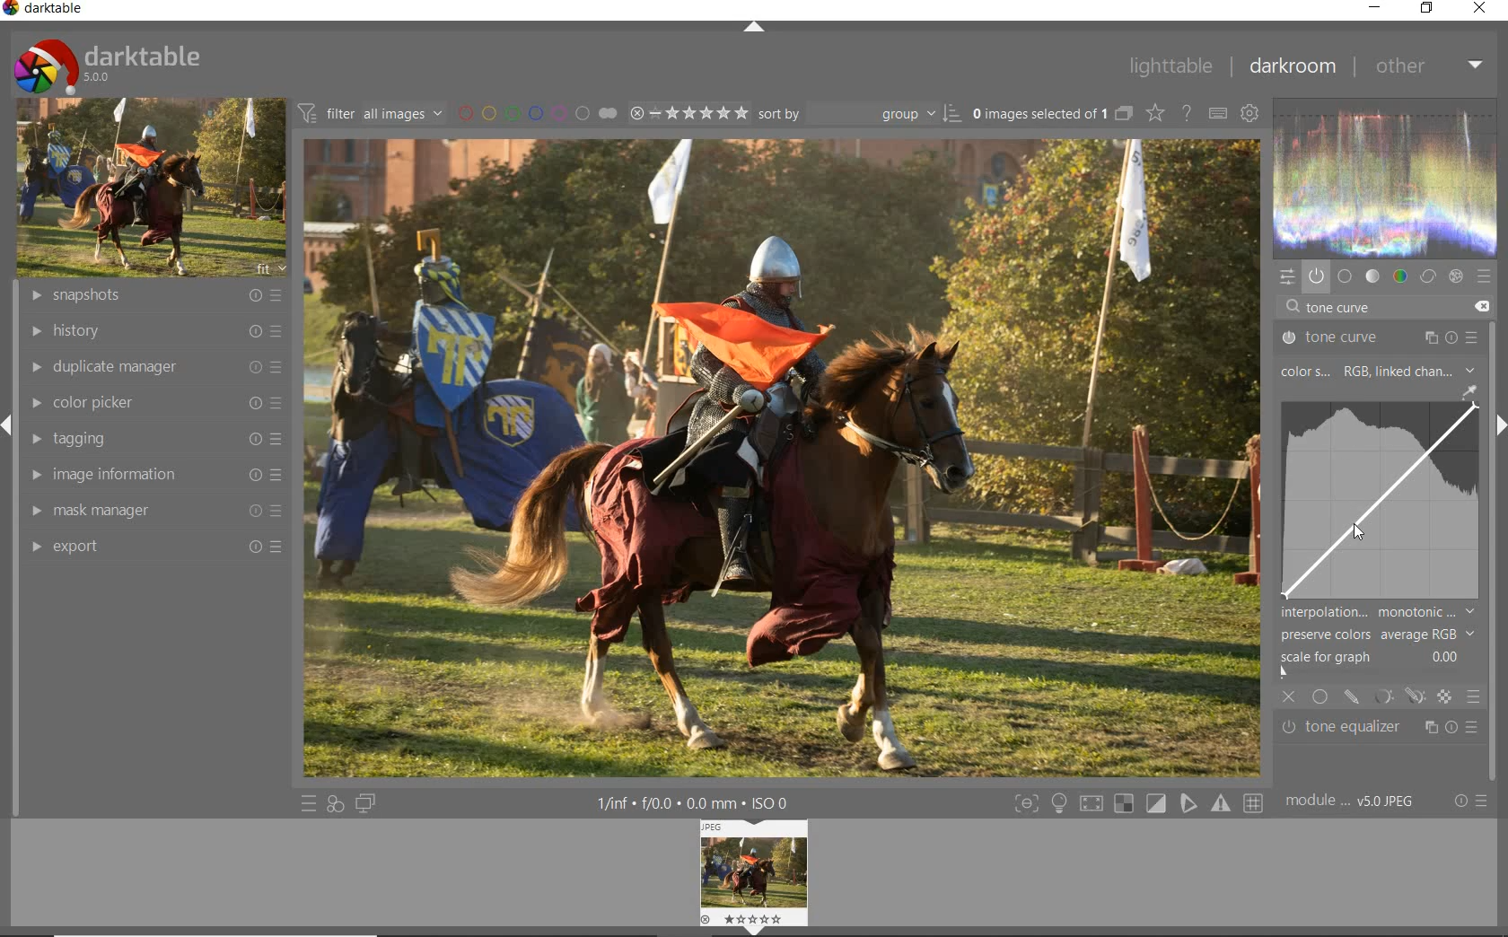  I want to click on uniformly, so click(1321, 696).